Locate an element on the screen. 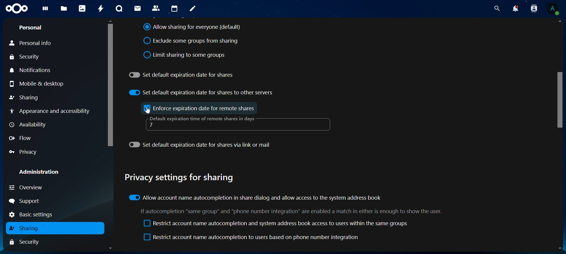 The image size is (566, 254). Set default expiration date for shares to other servers is located at coordinates (201, 92).